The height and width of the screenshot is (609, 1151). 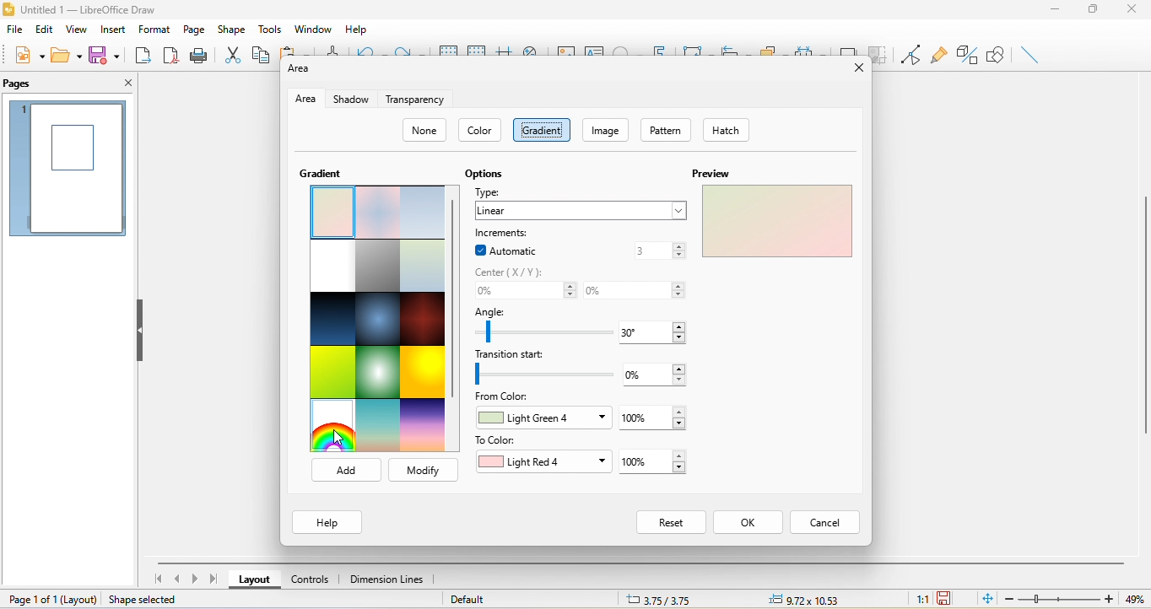 I want to click on 3, so click(x=658, y=250).